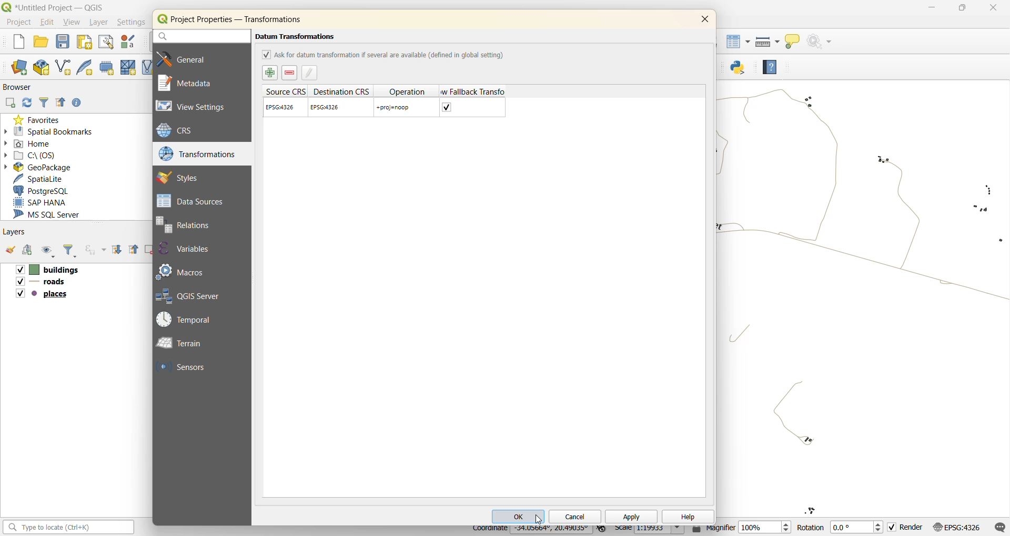  Describe the element at coordinates (42, 178) in the screenshot. I see `spatialite` at that location.